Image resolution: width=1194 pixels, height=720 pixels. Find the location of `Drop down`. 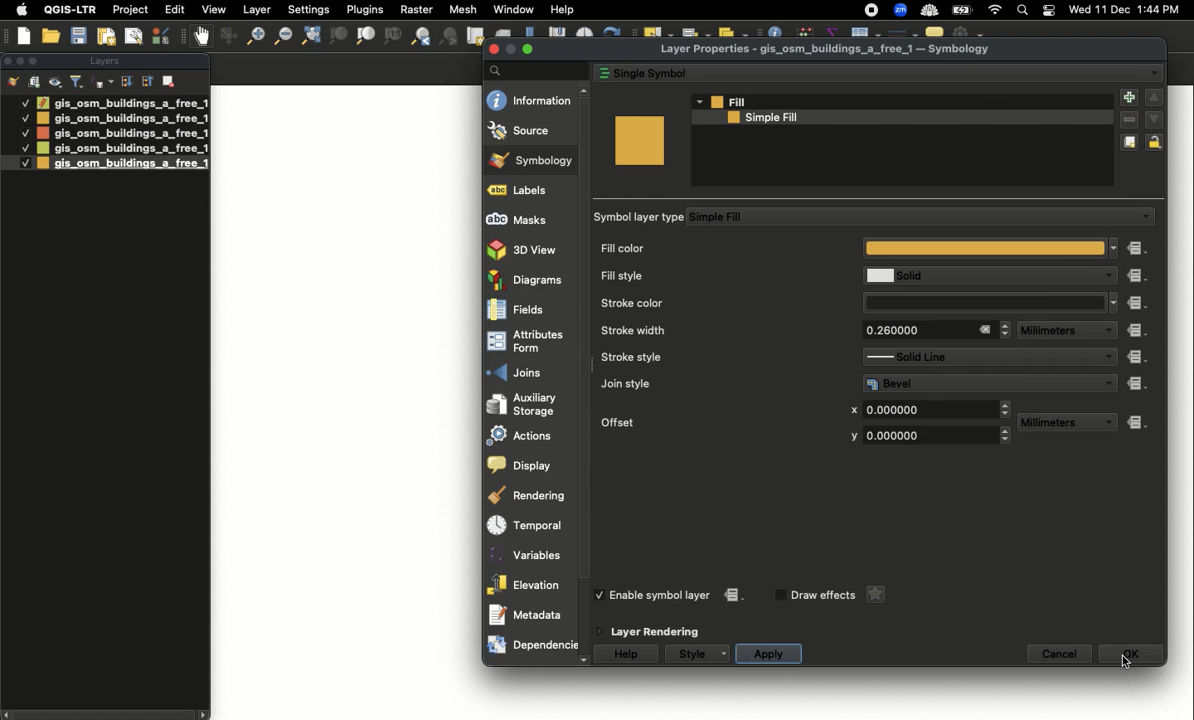

Drop down is located at coordinates (1145, 217).